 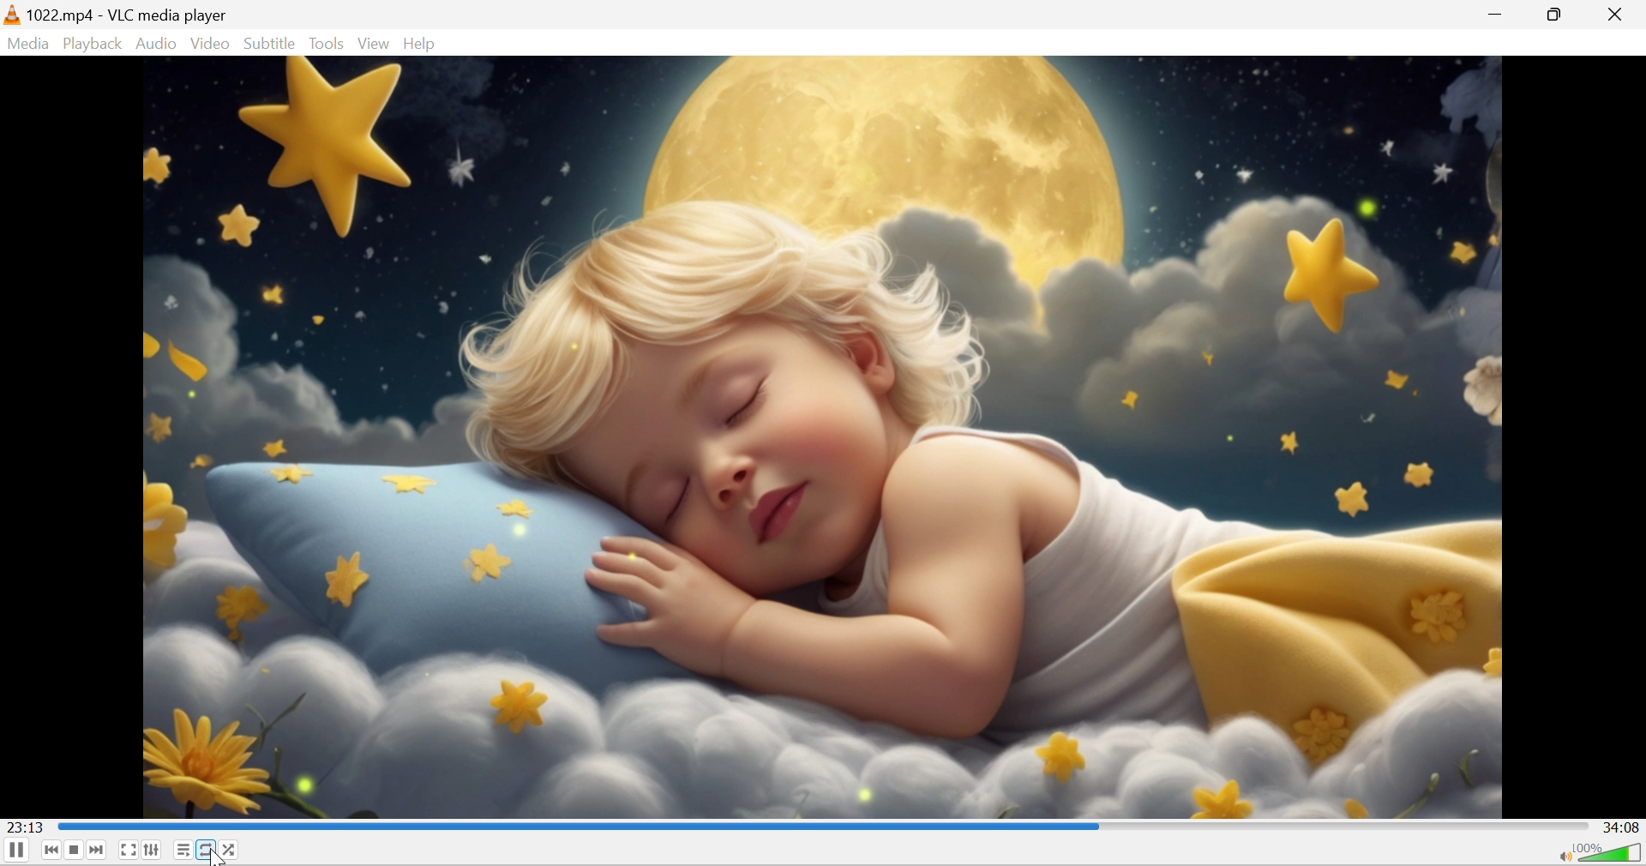 I want to click on Shuffle, so click(x=231, y=850).